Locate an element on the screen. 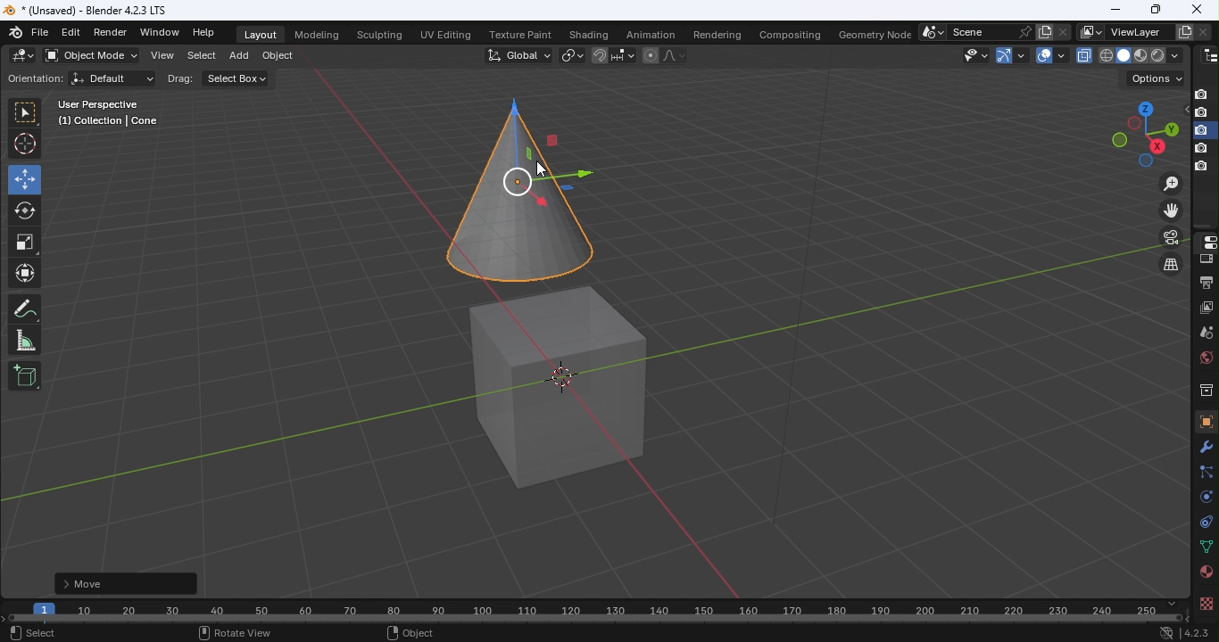 The width and height of the screenshot is (1219, 642). Modifiers is located at coordinates (1207, 446).